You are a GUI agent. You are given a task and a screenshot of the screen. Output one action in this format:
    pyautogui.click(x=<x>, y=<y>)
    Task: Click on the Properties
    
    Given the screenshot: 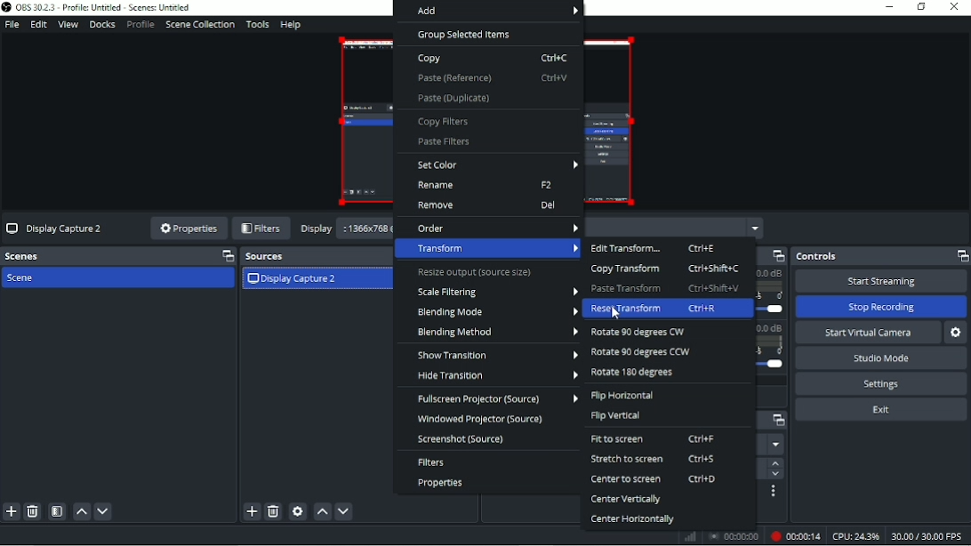 What is the action you would take?
    pyautogui.click(x=441, y=483)
    